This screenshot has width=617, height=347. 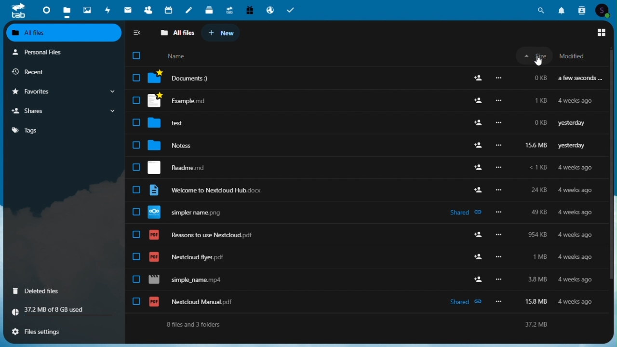 I want to click on New, so click(x=222, y=33).